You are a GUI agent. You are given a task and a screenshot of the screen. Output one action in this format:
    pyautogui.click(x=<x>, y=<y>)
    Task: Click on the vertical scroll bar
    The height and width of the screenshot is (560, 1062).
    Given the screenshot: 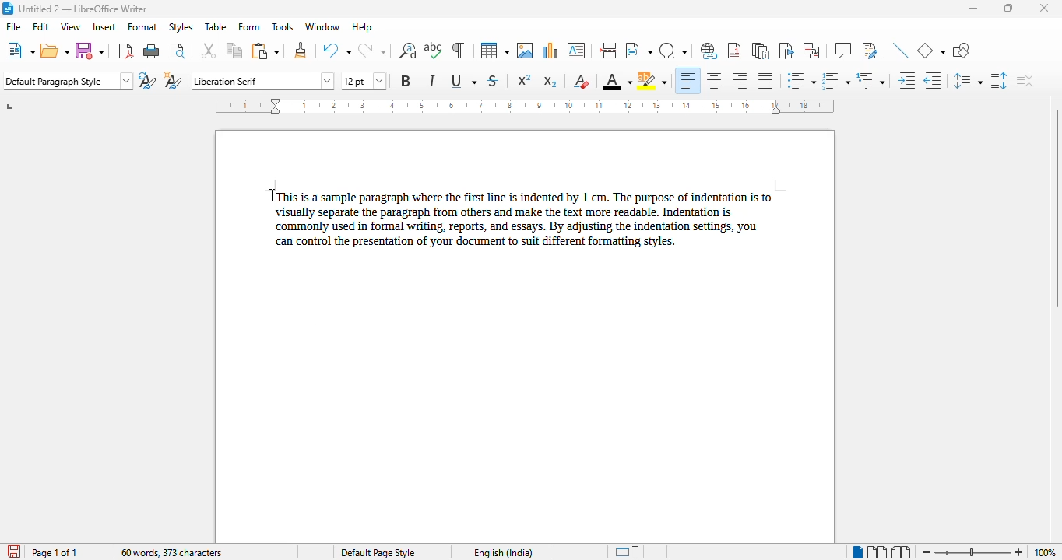 What is the action you would take?
    pyautogui.click(x=1055, y=208)
    